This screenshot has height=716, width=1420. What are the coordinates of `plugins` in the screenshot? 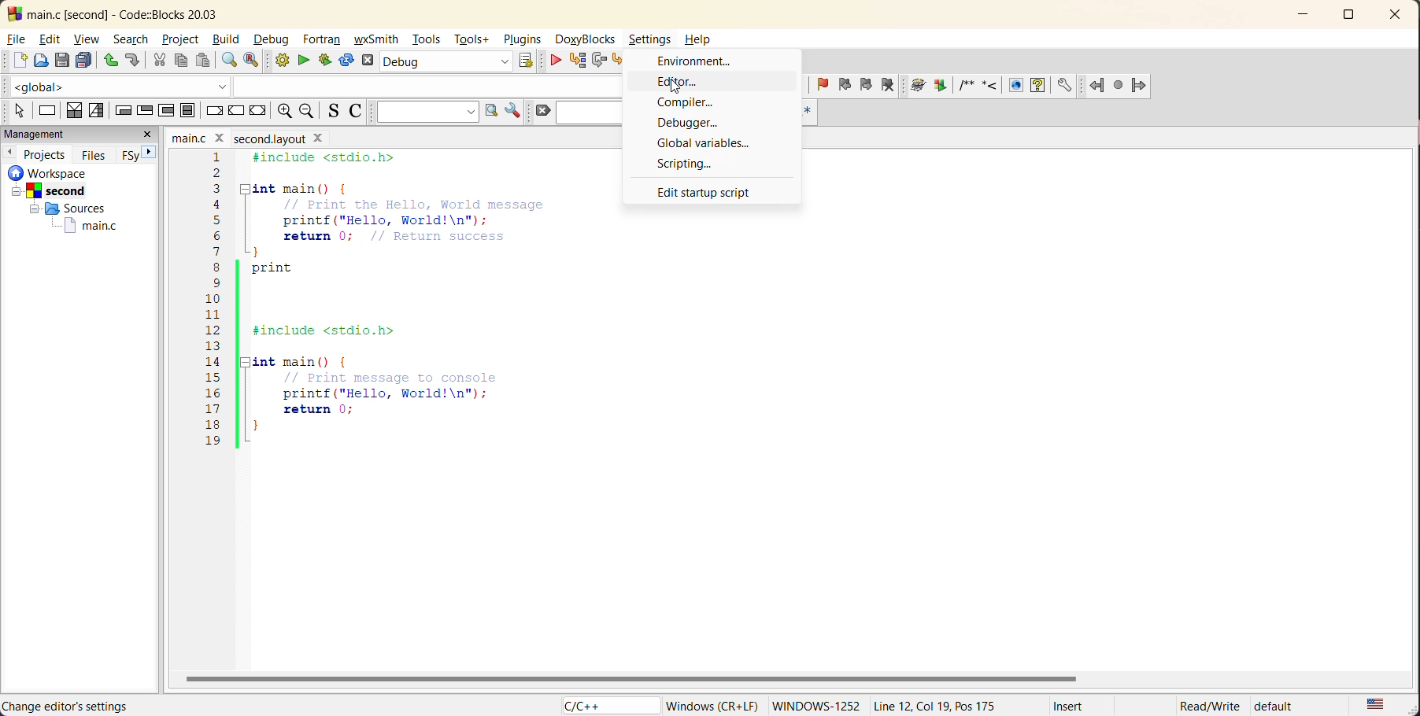 It's located at (520, 39).